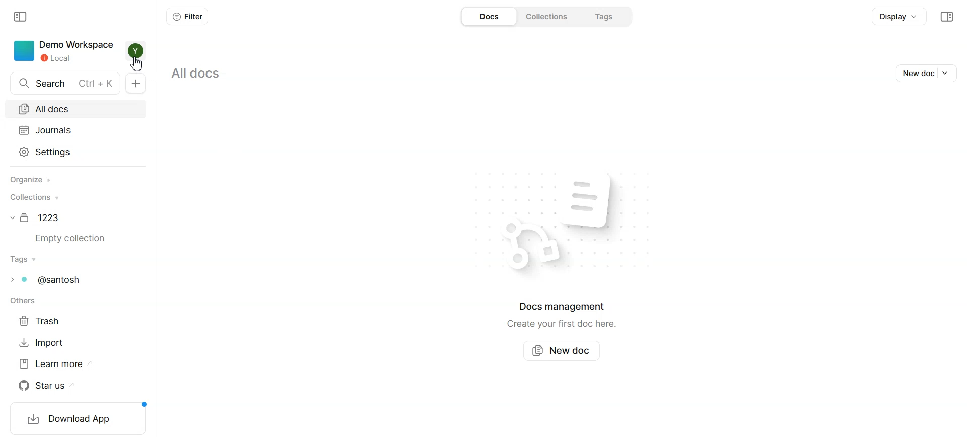  Describe the element at coordinates (45, 320) in the screenshot. I see `Trash` at that location.